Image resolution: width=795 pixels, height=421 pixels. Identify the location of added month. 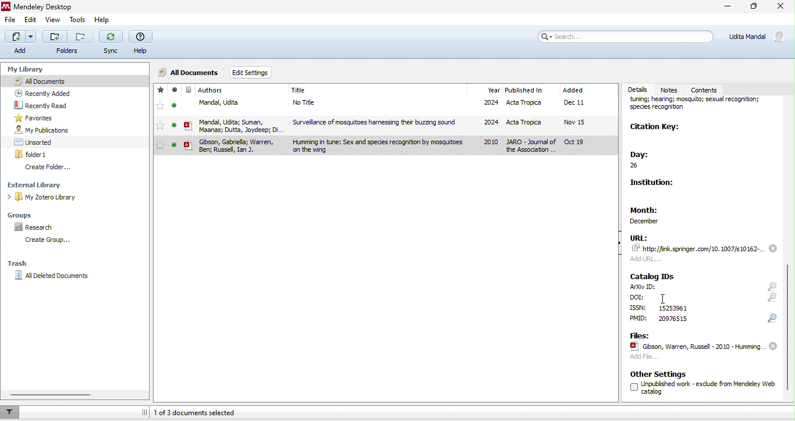
(573, 90).